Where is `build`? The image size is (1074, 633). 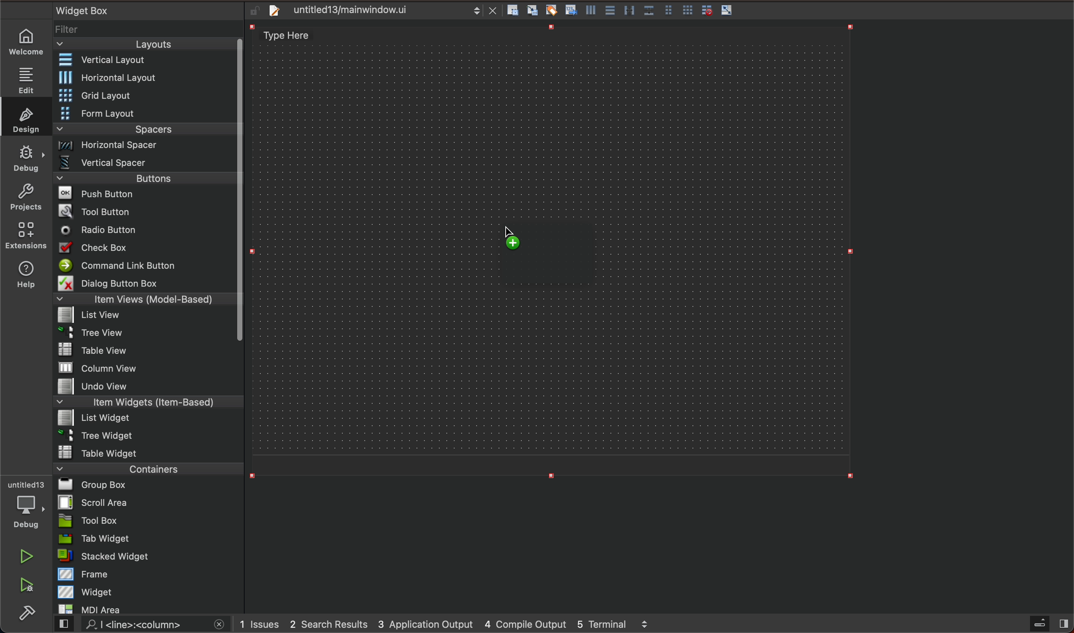 build is located at coordinates (30, 611).